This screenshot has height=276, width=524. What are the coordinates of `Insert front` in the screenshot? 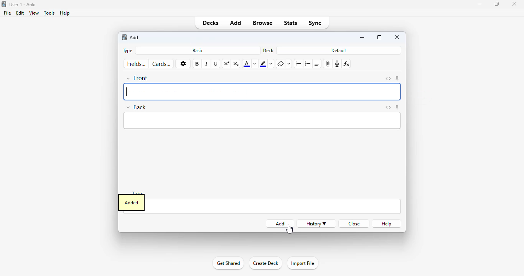 It's located at (262, 92).